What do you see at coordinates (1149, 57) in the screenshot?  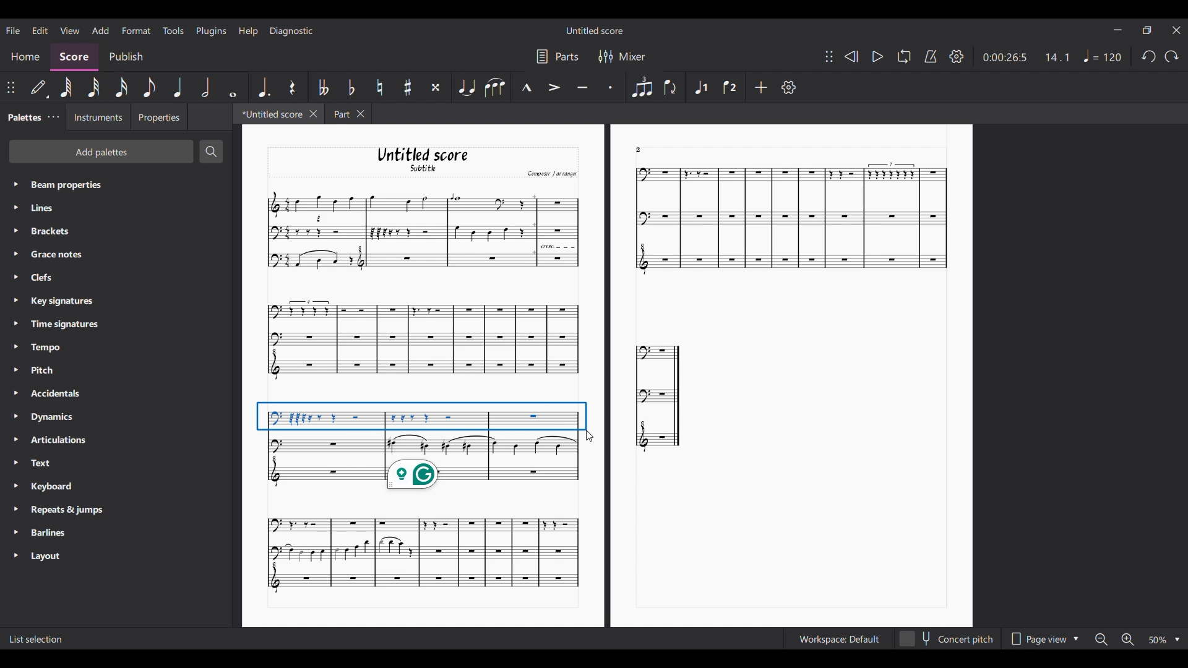 I see `Undo` at bounding box center [1149, 57].